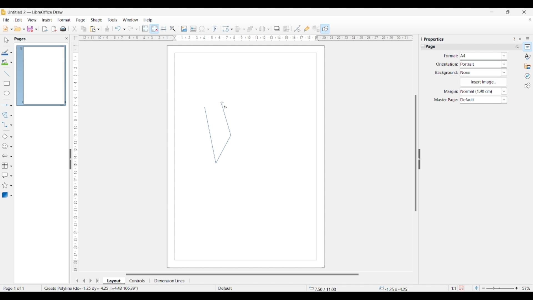  I want to click on Styles, so click(528, 56).